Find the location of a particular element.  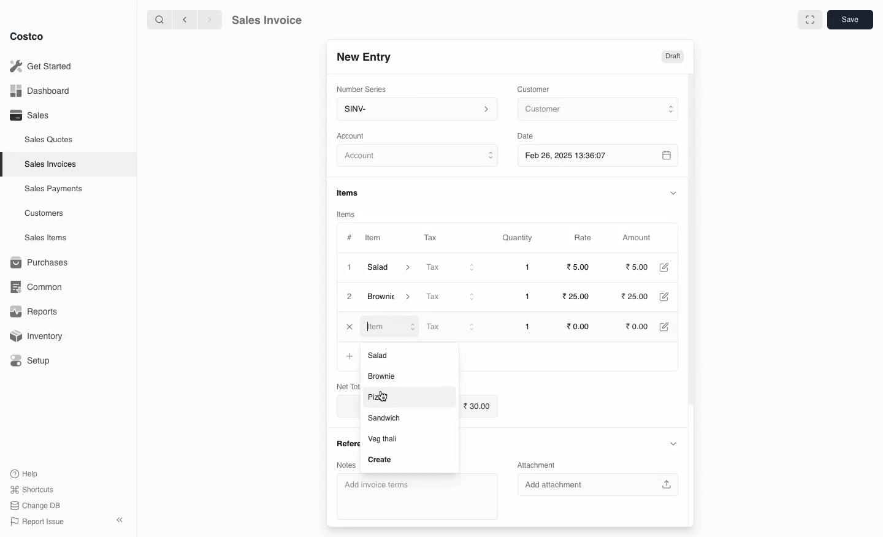

Full width toggle is located at coordinates (809, 20).